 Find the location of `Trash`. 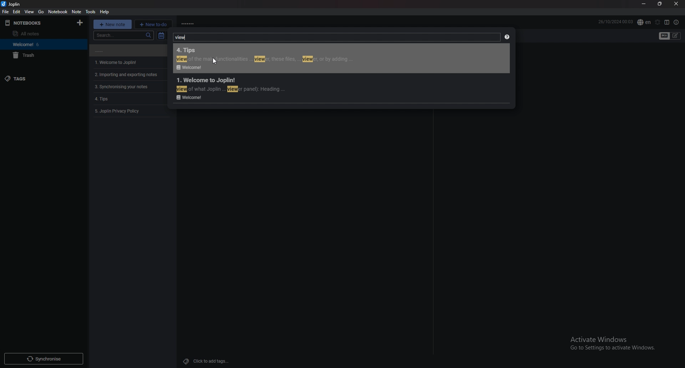

Trash is located at coordinates (24, 55).